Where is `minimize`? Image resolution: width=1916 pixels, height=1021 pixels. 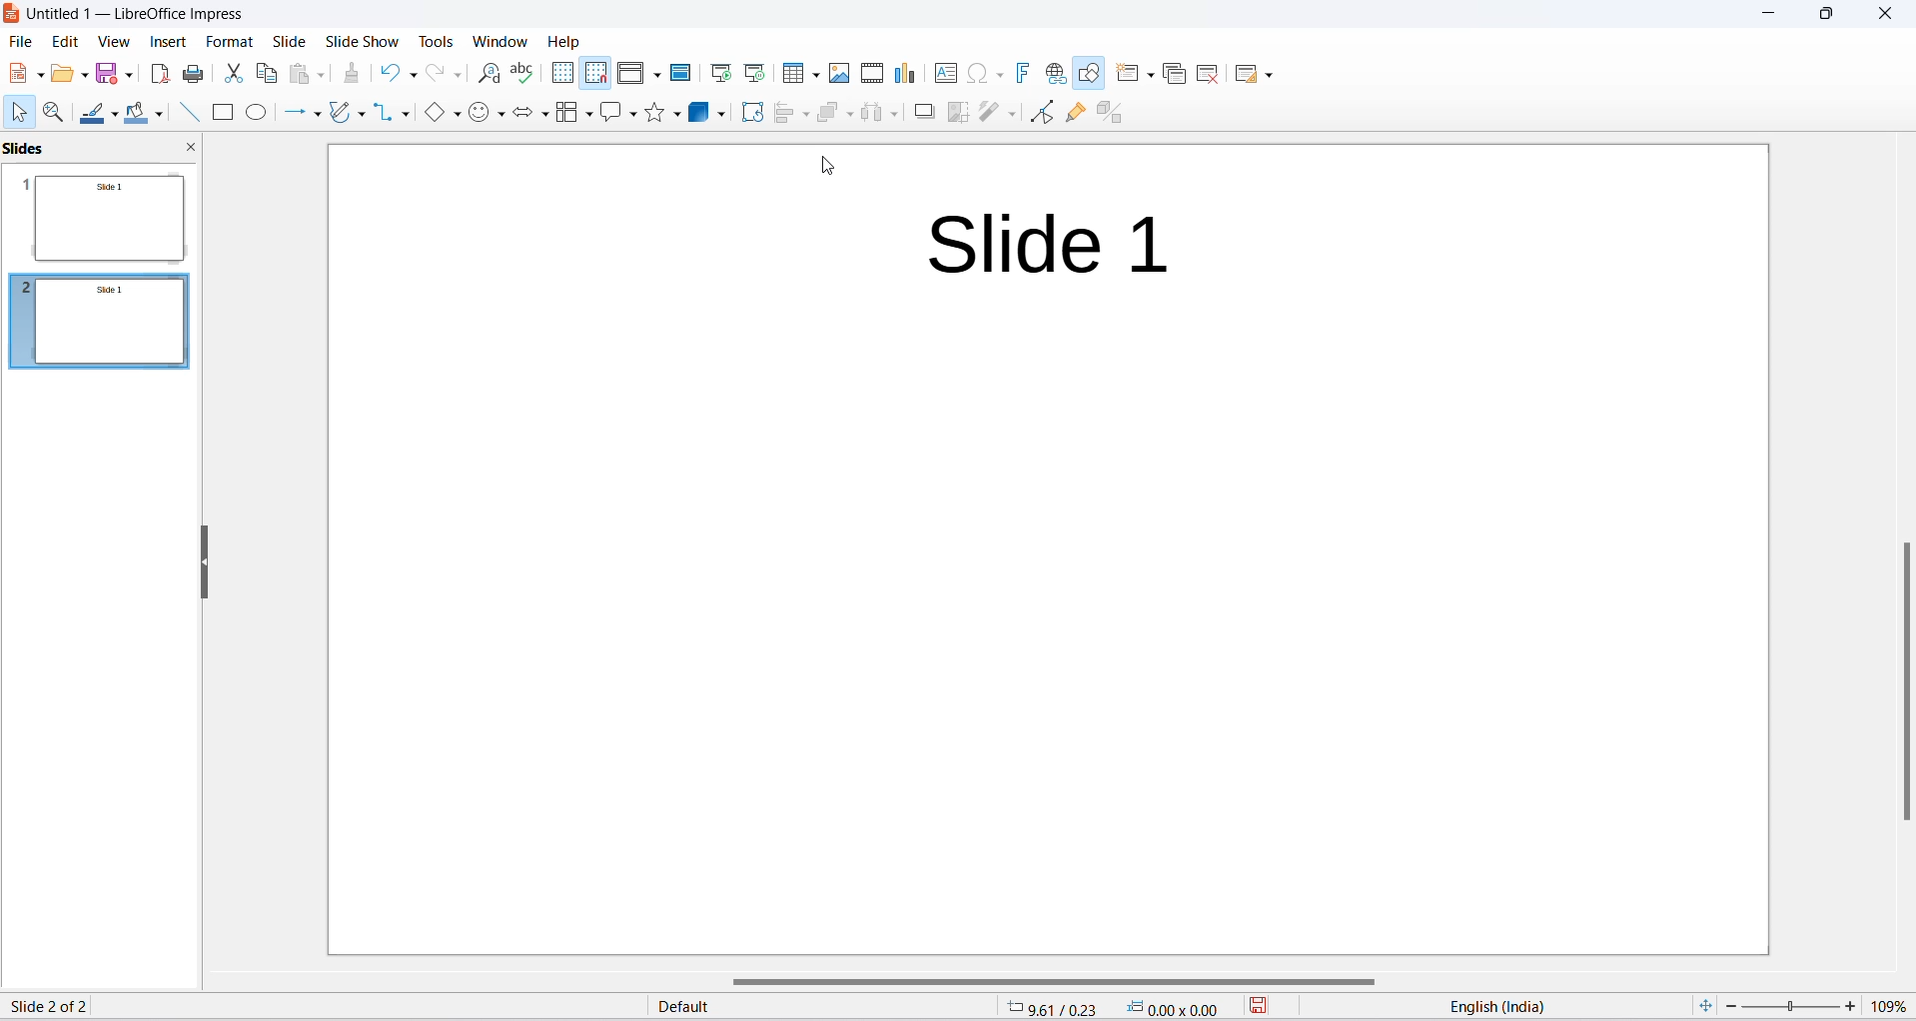
minimize is located at coordinates (1763, 13).